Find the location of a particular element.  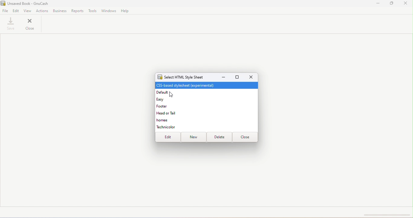

Maximize is located at coordinates (393, 3).